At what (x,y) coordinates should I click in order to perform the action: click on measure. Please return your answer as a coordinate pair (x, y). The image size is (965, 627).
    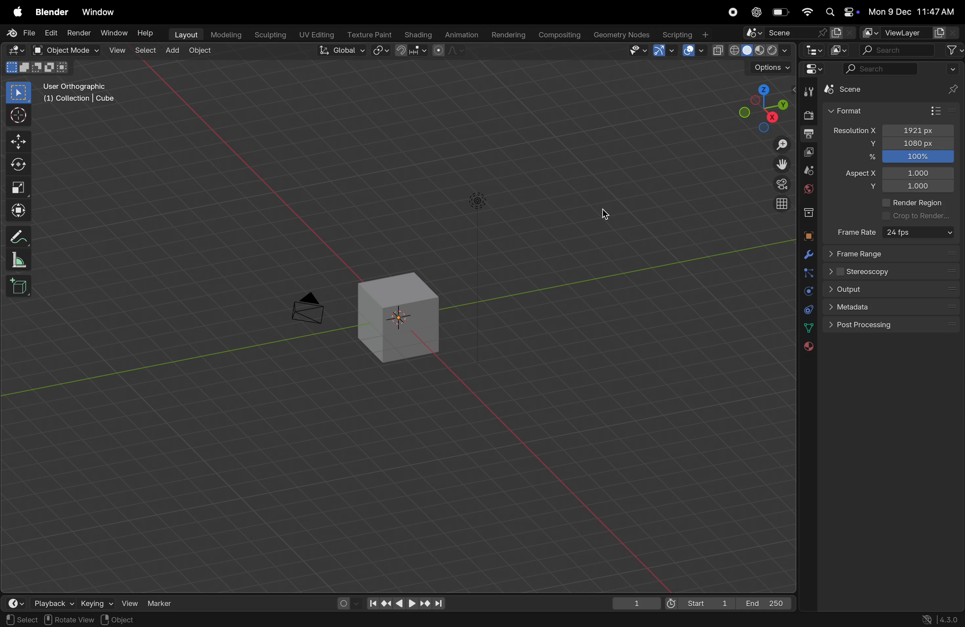
    Looking at the image, I should click on (18, 259).